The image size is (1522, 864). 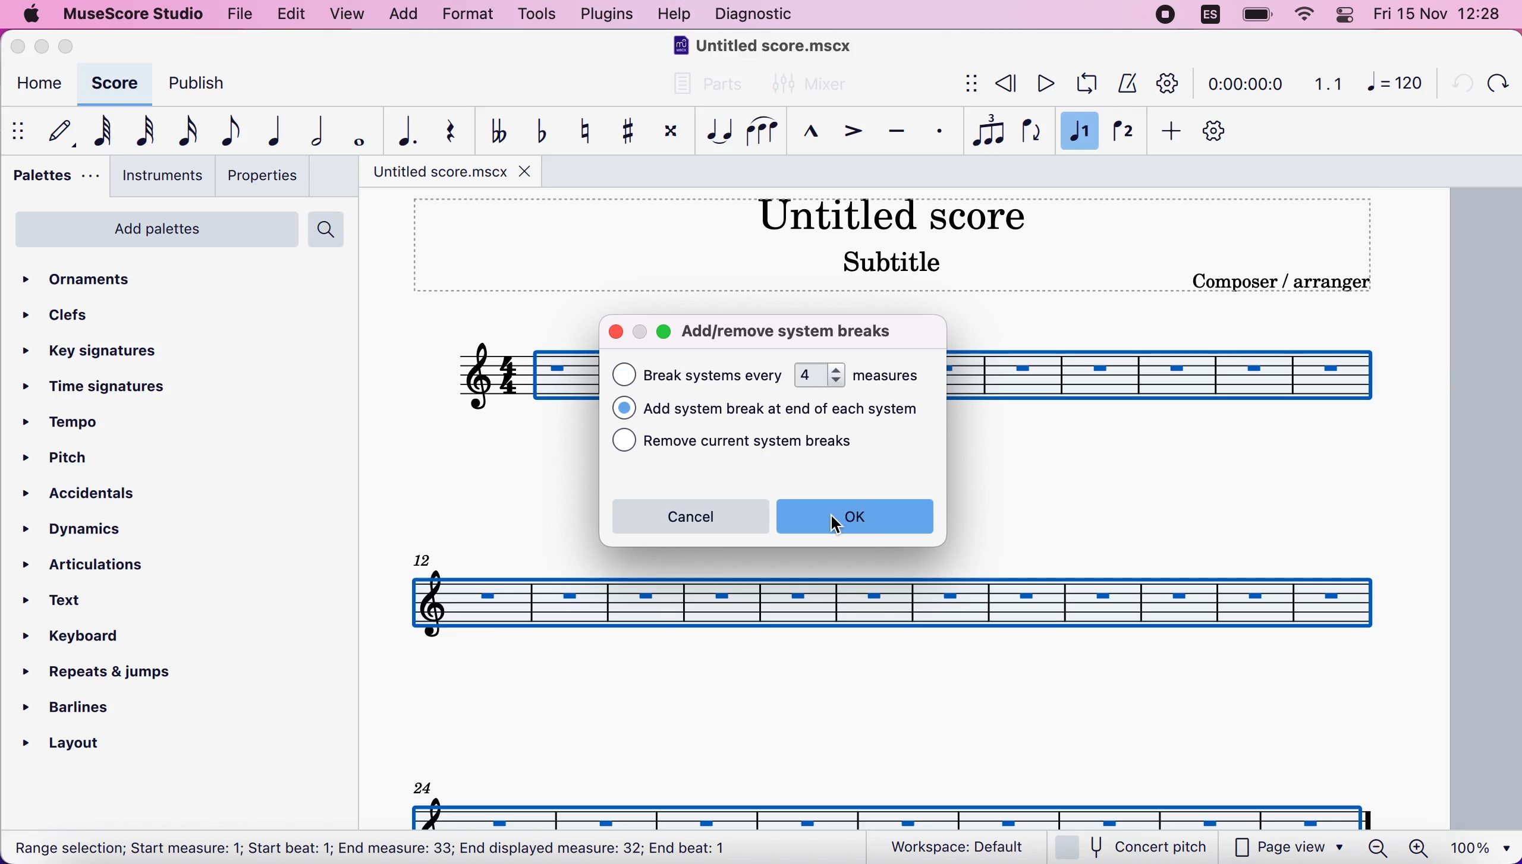 I want to click on flip direction, so click(x=1033, y=132).